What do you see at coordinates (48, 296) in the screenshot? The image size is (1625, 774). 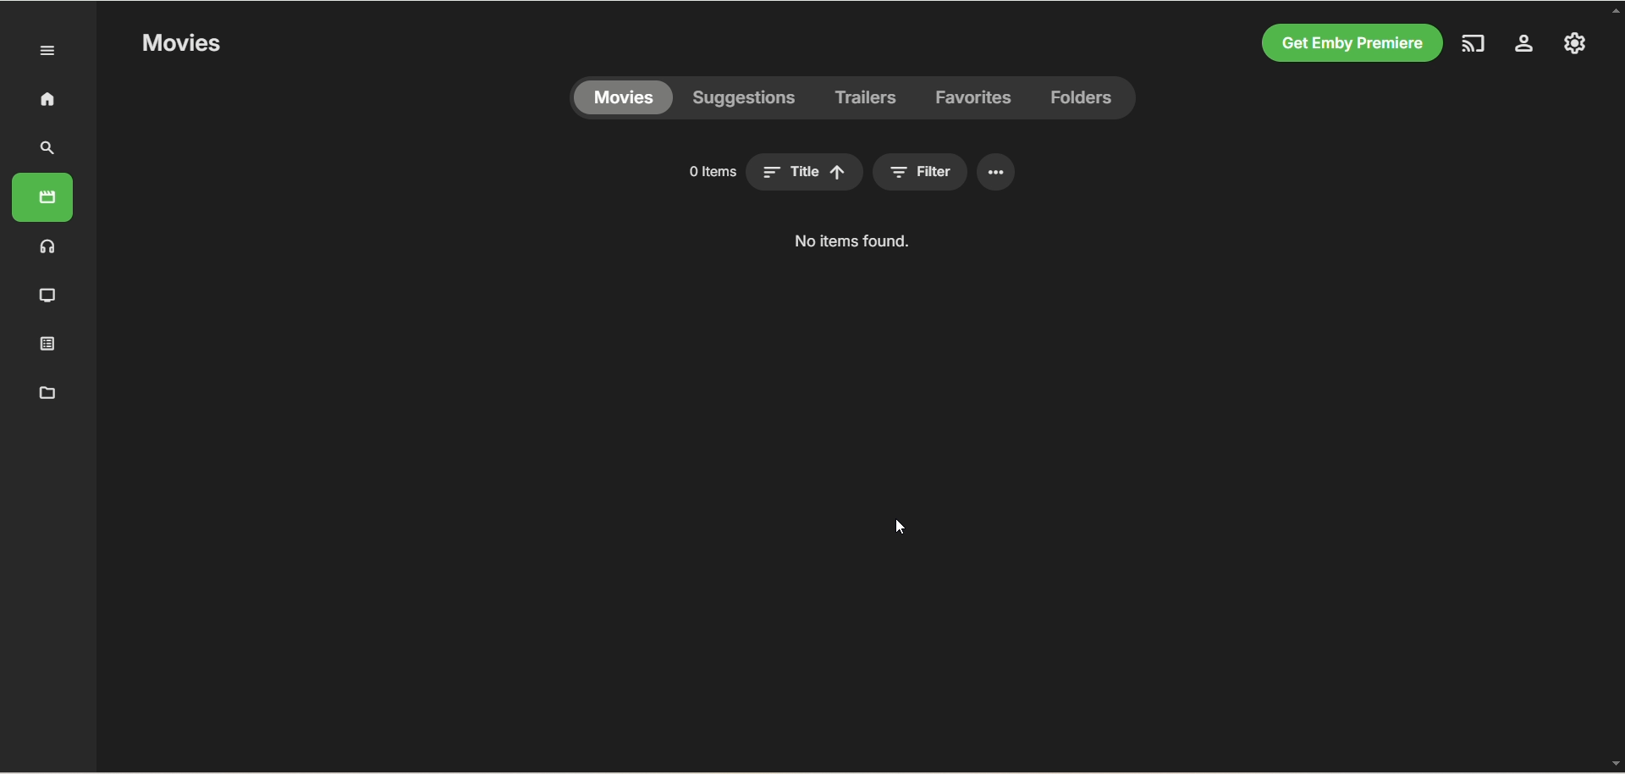 I see `TV shows` at bounding box center [48, 296].